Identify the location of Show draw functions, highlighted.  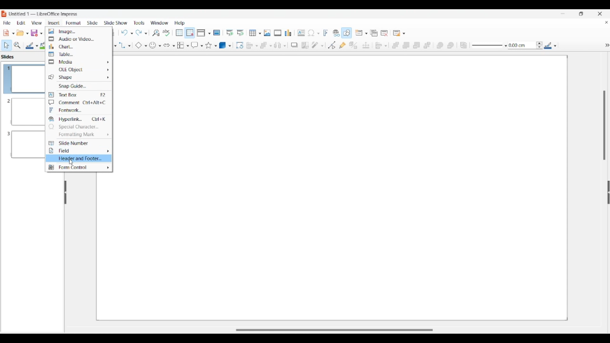
(346, 33).